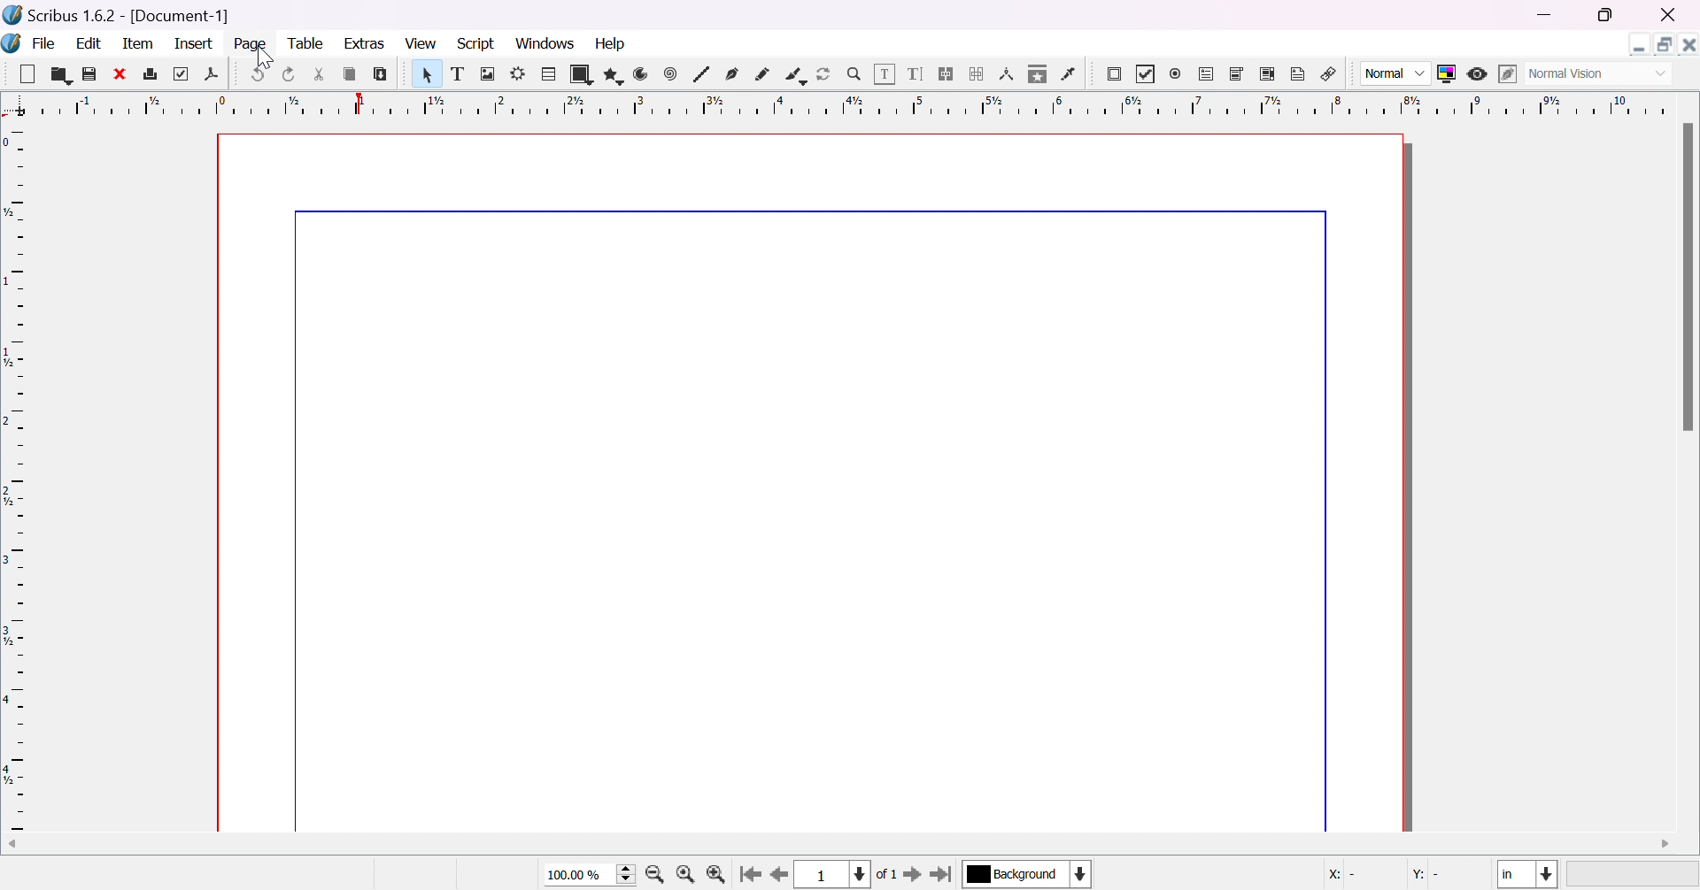  What do you see at coordinates (1478, 74) in the screenshot?
I see `preview  mode` at bounding box center [1478, 74].